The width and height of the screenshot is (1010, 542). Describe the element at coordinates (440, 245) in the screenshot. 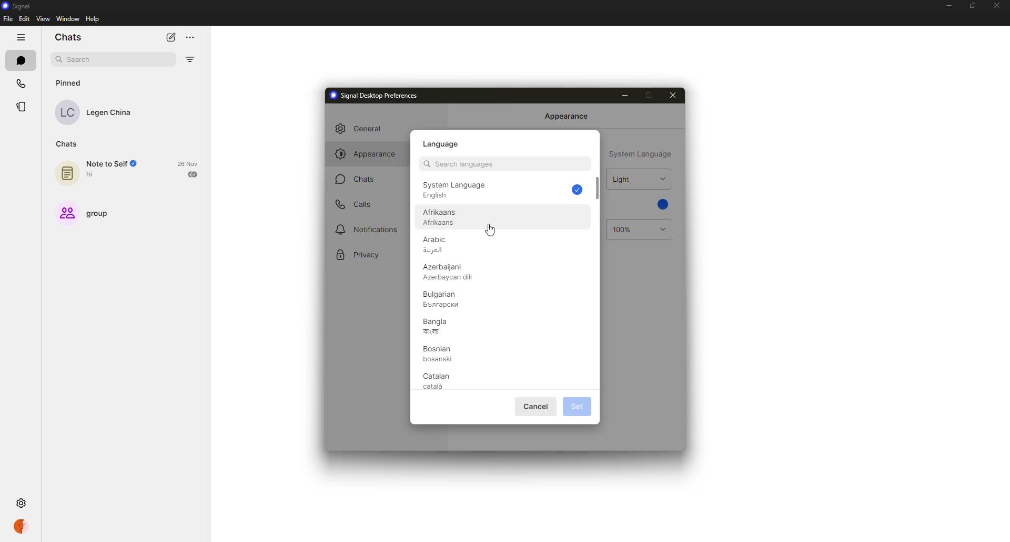

I see `arabic` at that location.